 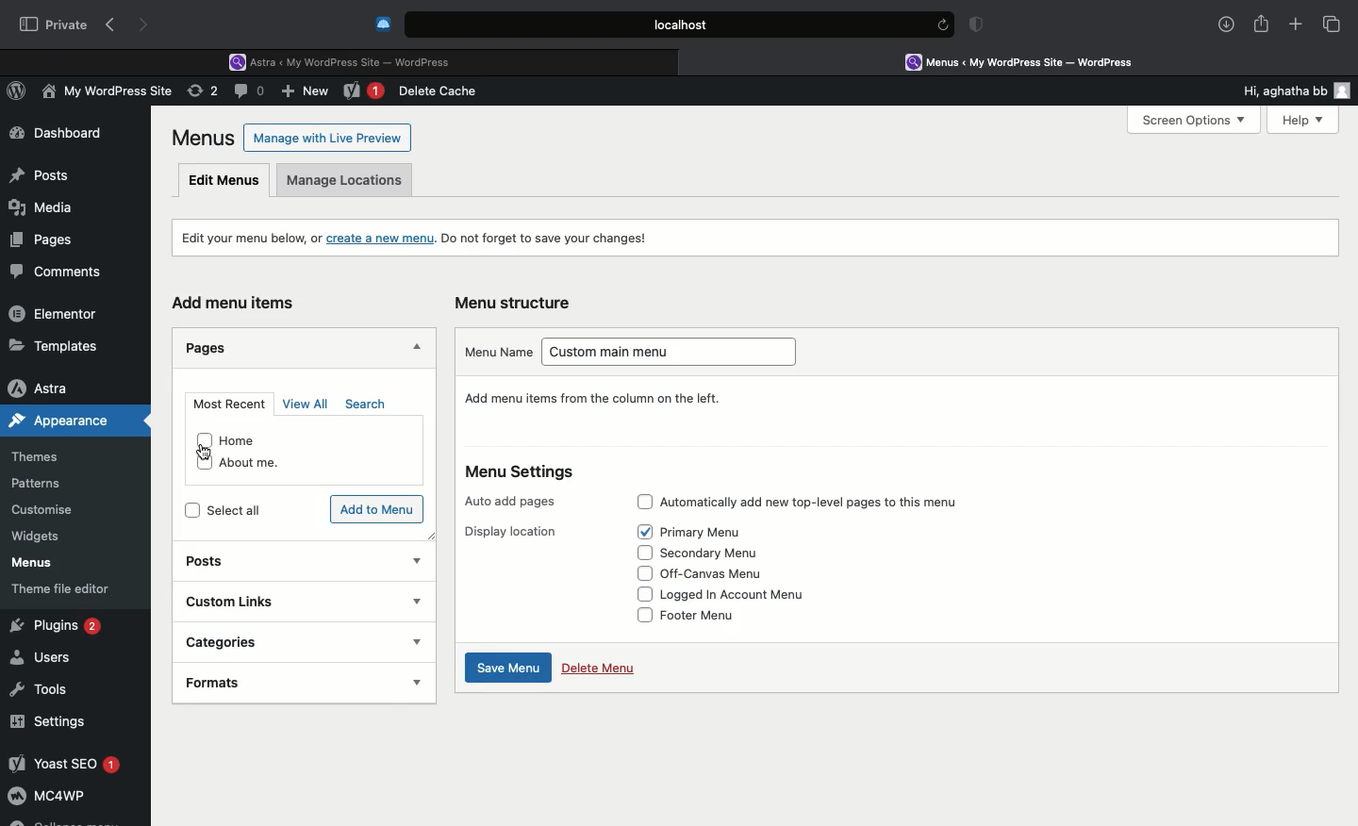 I want to click on Astra, so click(x=56, y=388).